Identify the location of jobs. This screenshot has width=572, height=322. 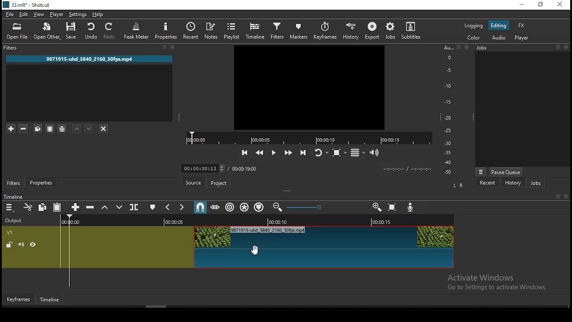
(392, 30).